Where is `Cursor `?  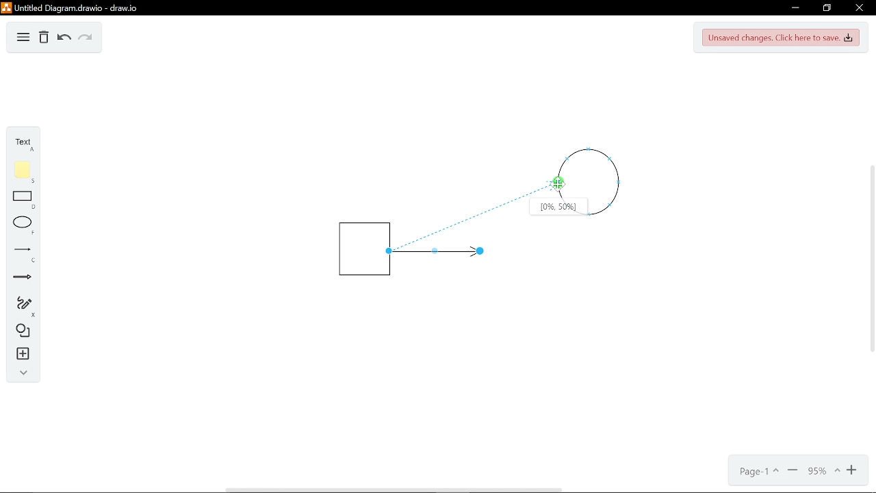
Cursor  is located at coordinates (557, 183).